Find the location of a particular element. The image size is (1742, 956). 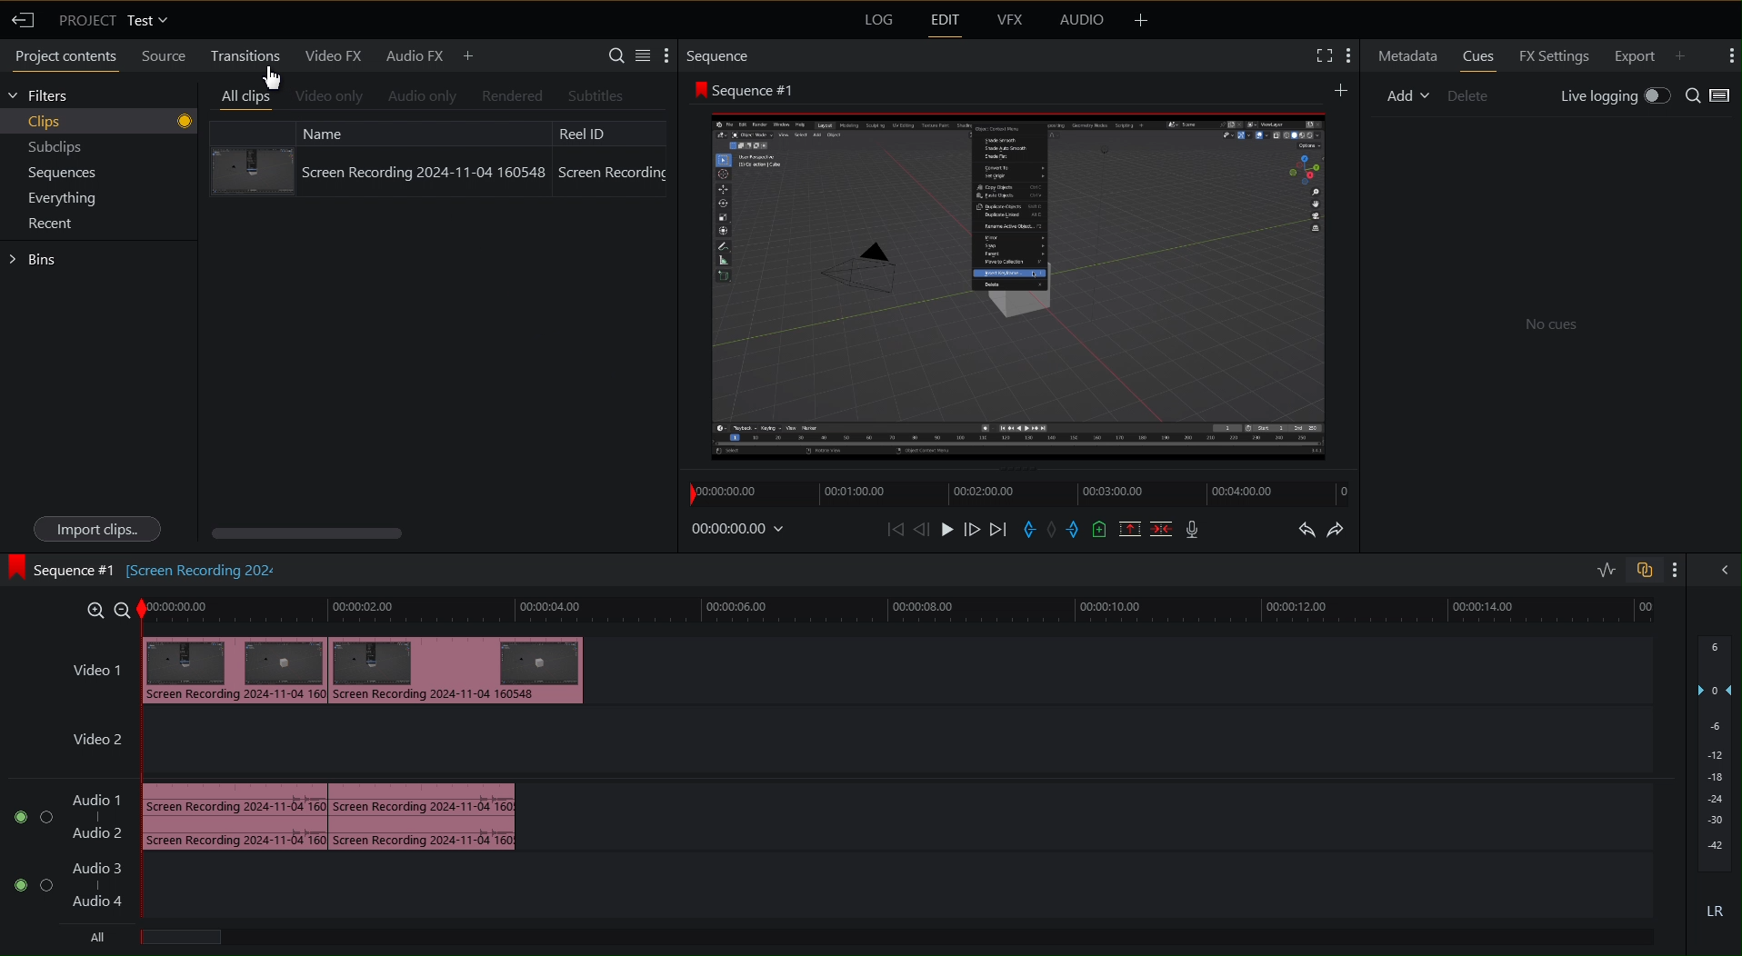

Skip Back is located at coordinates (895, 530).